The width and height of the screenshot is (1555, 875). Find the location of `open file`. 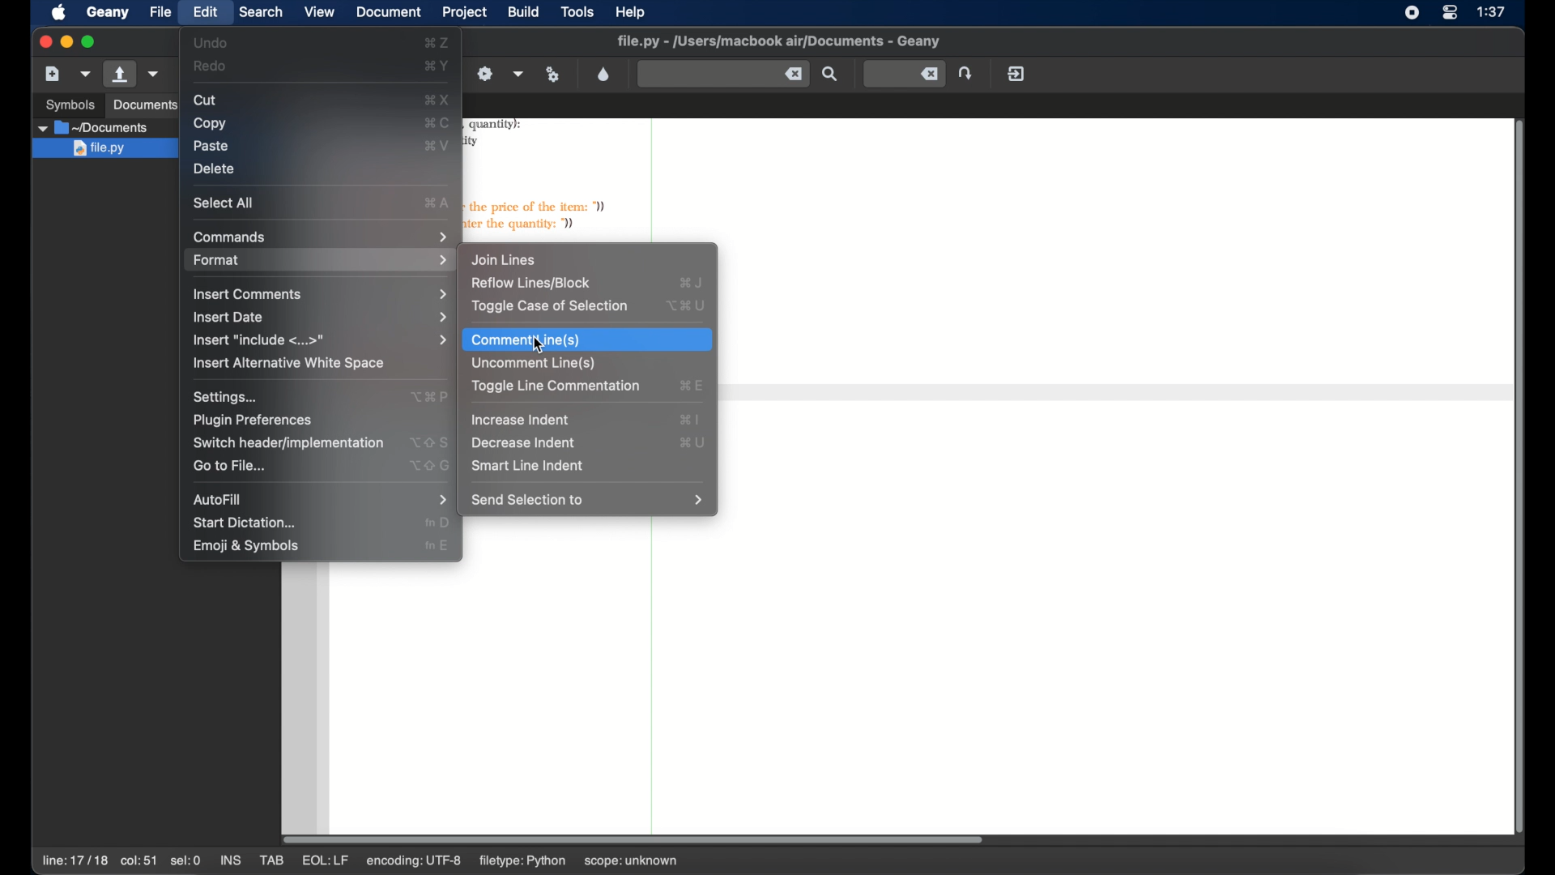

open file is located at coordinates (118, 75).